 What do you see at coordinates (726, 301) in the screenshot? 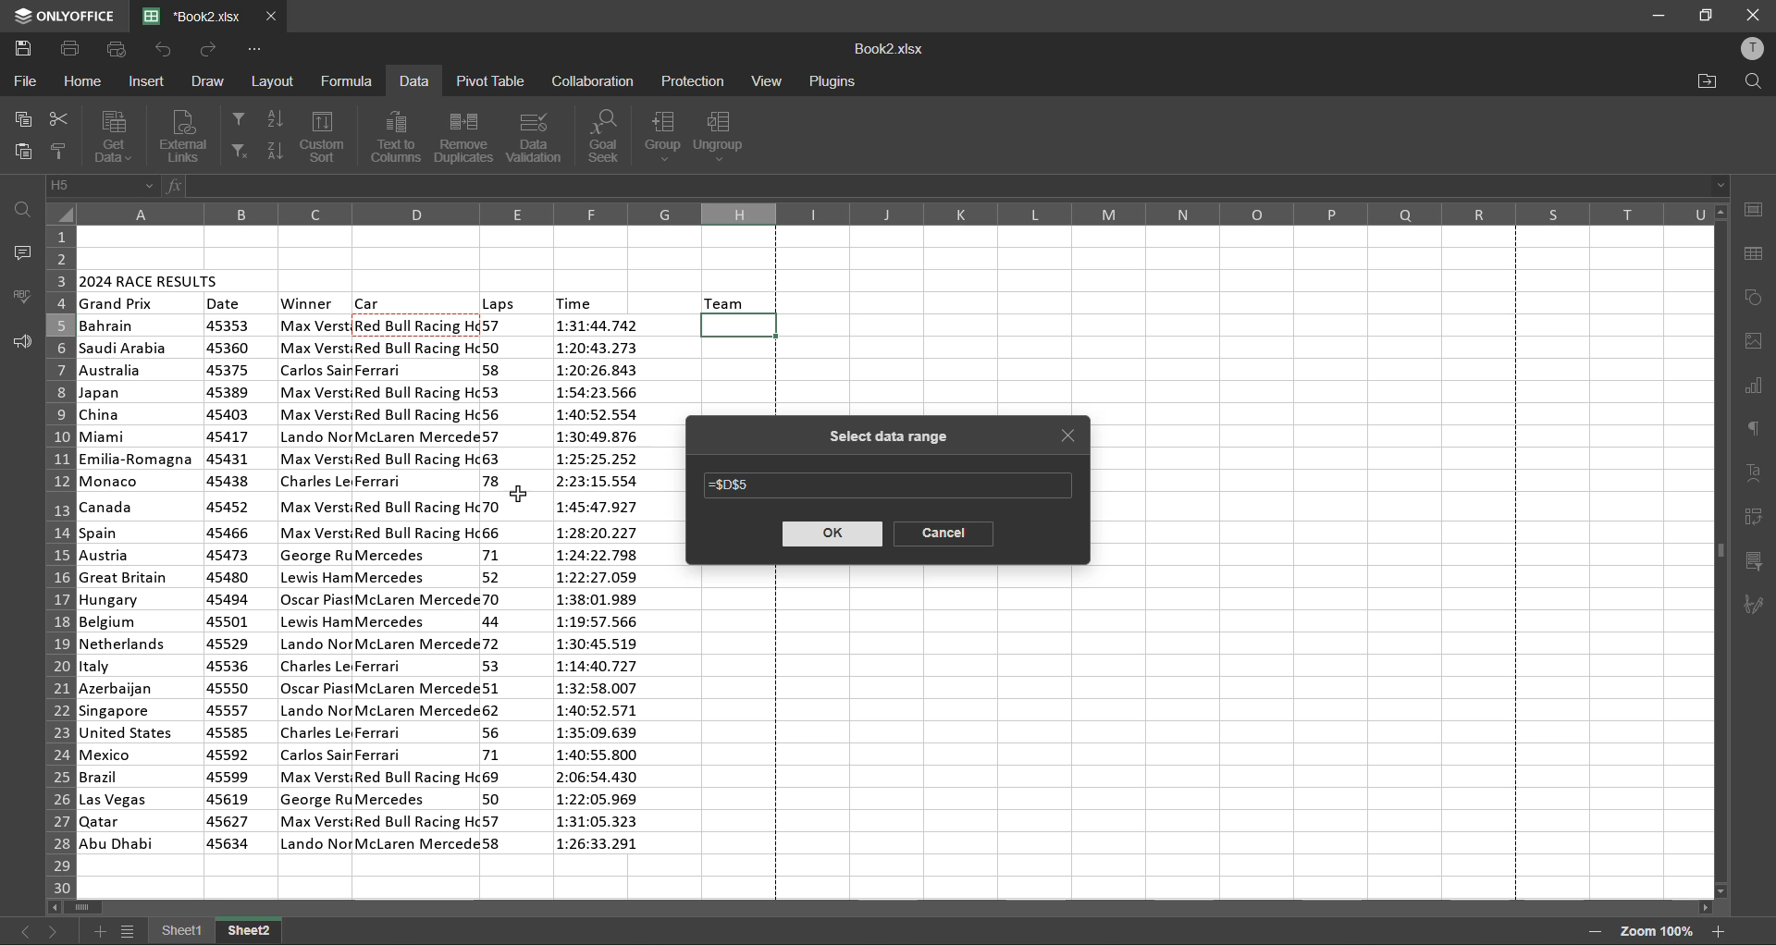
I see `team` at bounding box center [726, 301].